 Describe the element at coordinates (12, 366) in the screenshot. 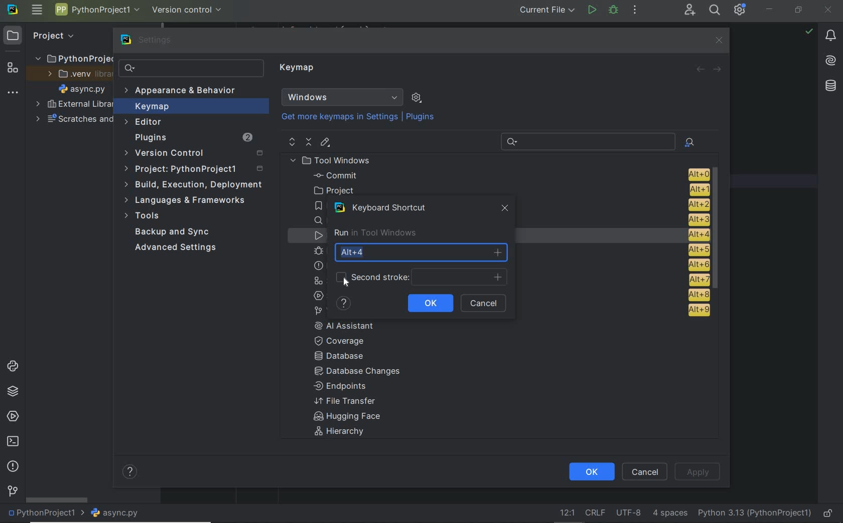

I see `python consoles` at that location.